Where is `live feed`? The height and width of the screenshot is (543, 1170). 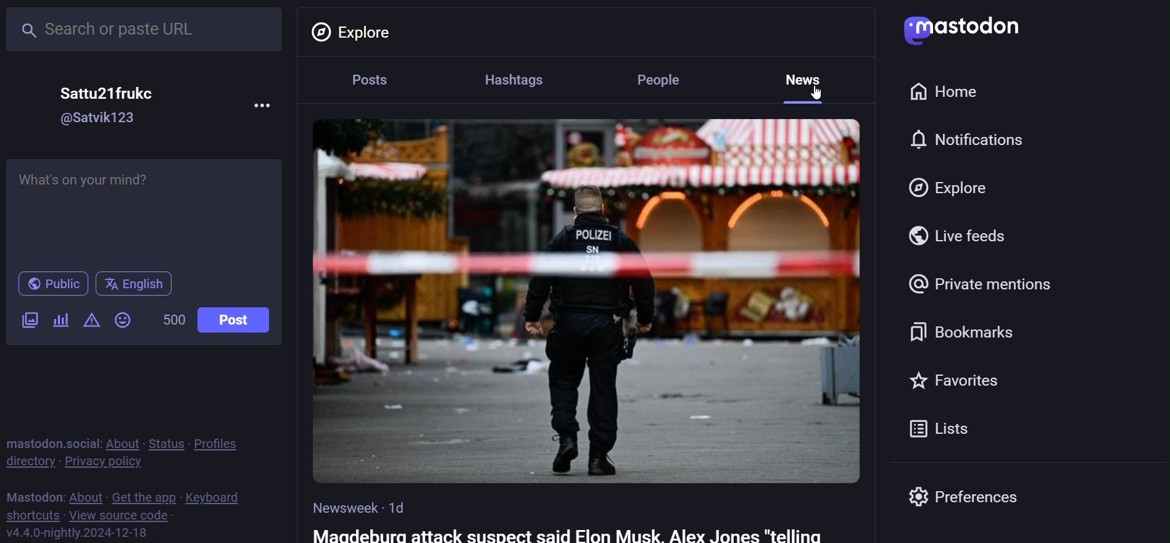 live feed is located at coordinates (958, 236).